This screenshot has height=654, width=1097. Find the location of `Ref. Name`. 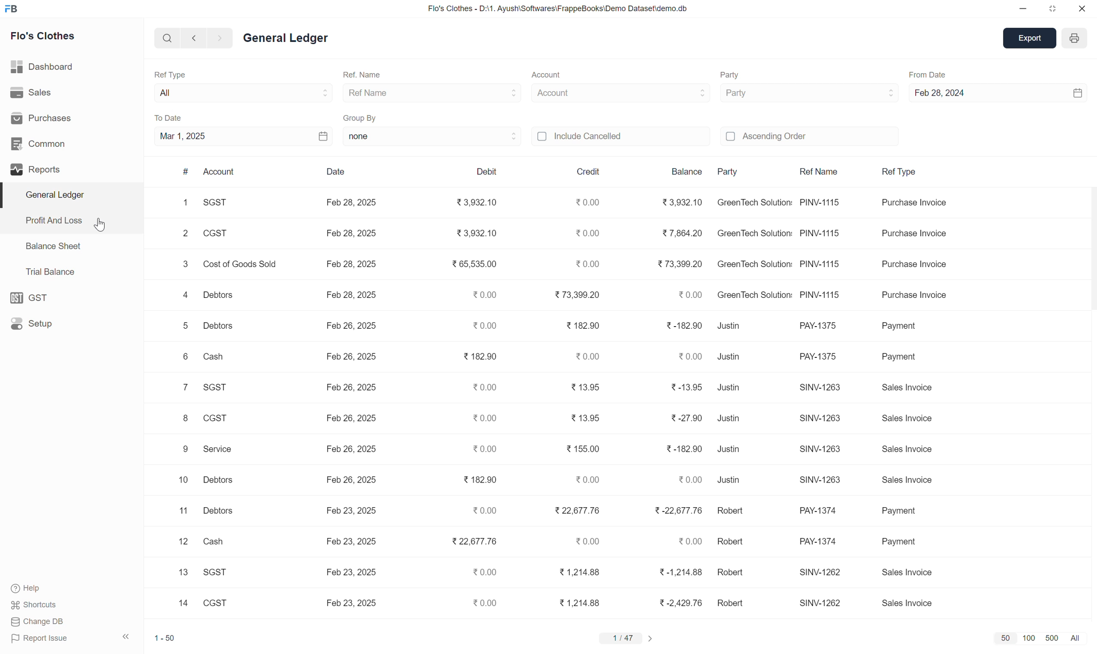

Ref. Name is located at coordinates (367, 73).